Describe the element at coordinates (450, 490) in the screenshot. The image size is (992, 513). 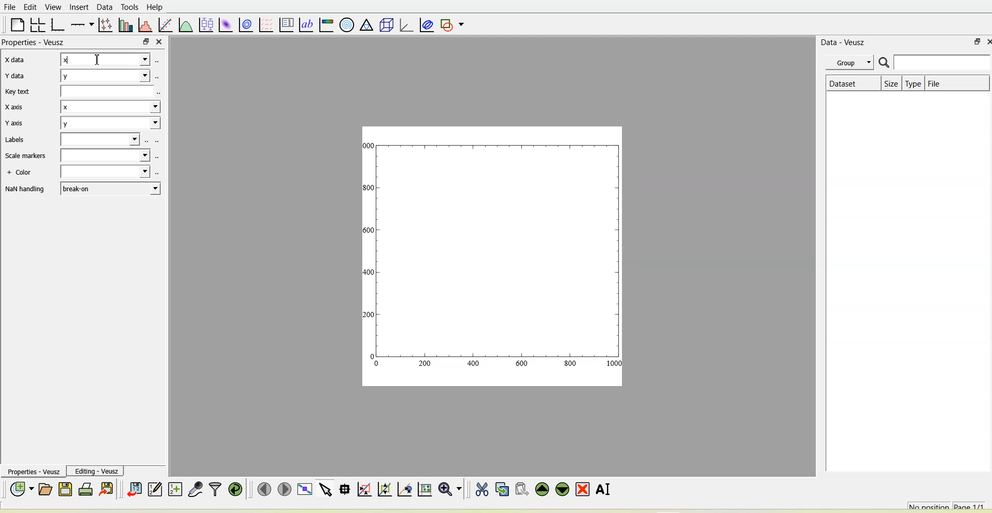
I see `Zoom functions menu` at that location.